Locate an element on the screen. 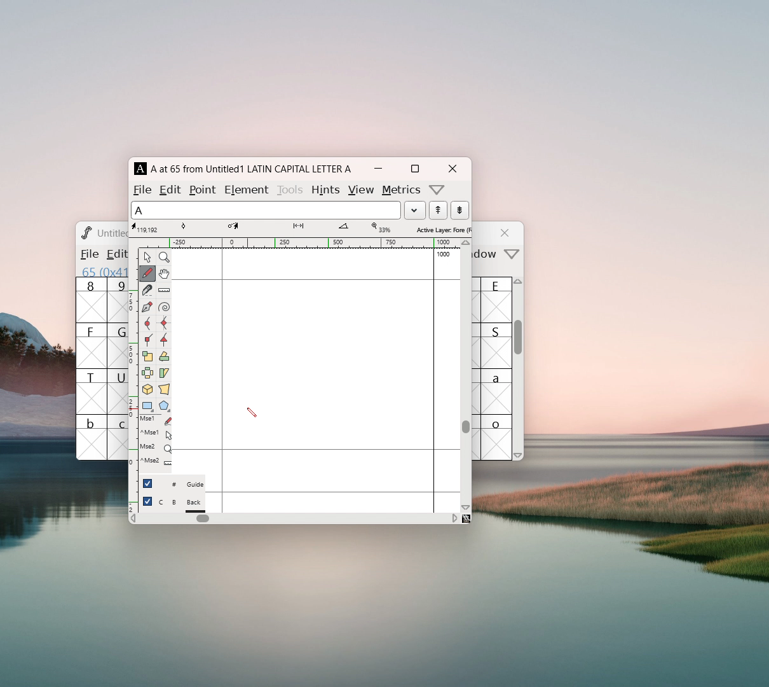 This screenshot has height=687, width=769. cursor coordinates is located at coordinates (147, 228).